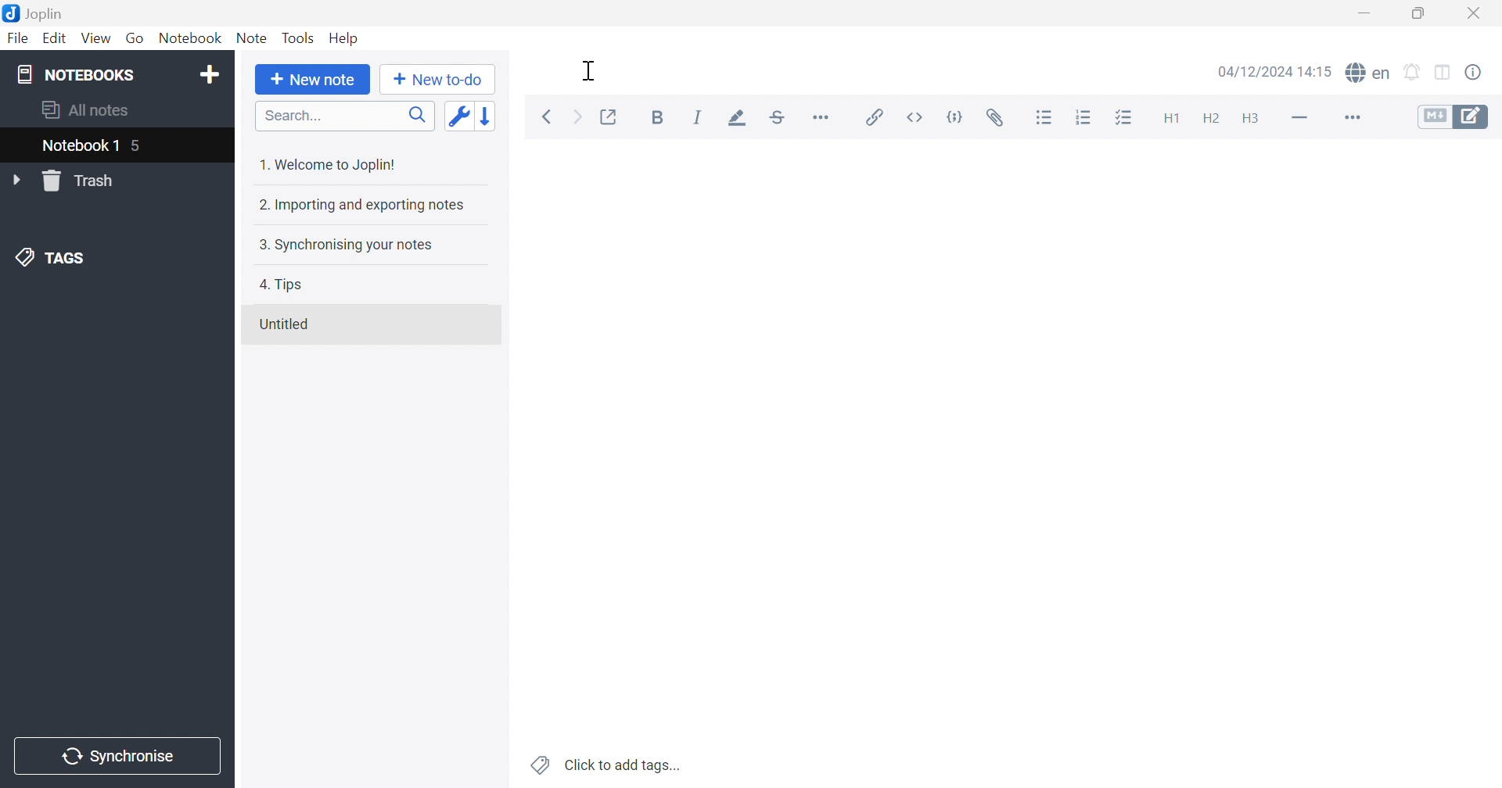 Image resolution: width=1502 pixels, height=788 pixels. I want to click on Toggl external editing, so click(610, 117).